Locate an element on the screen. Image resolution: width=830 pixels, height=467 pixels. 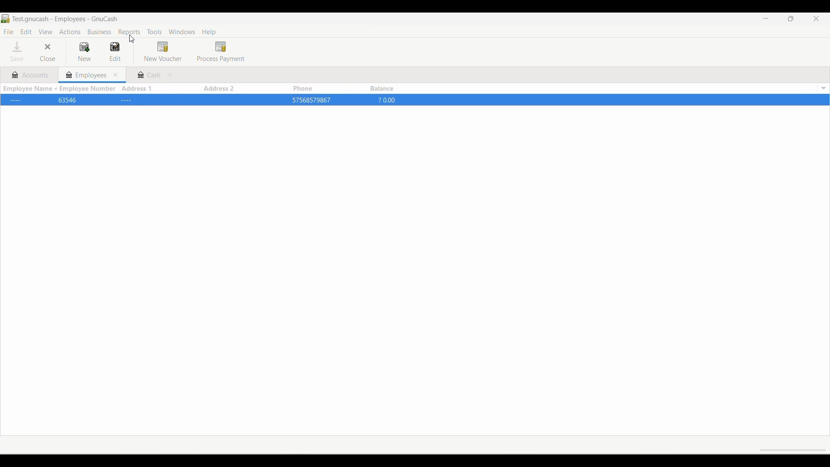
Address 2 column is located at coordinates (245, 88).